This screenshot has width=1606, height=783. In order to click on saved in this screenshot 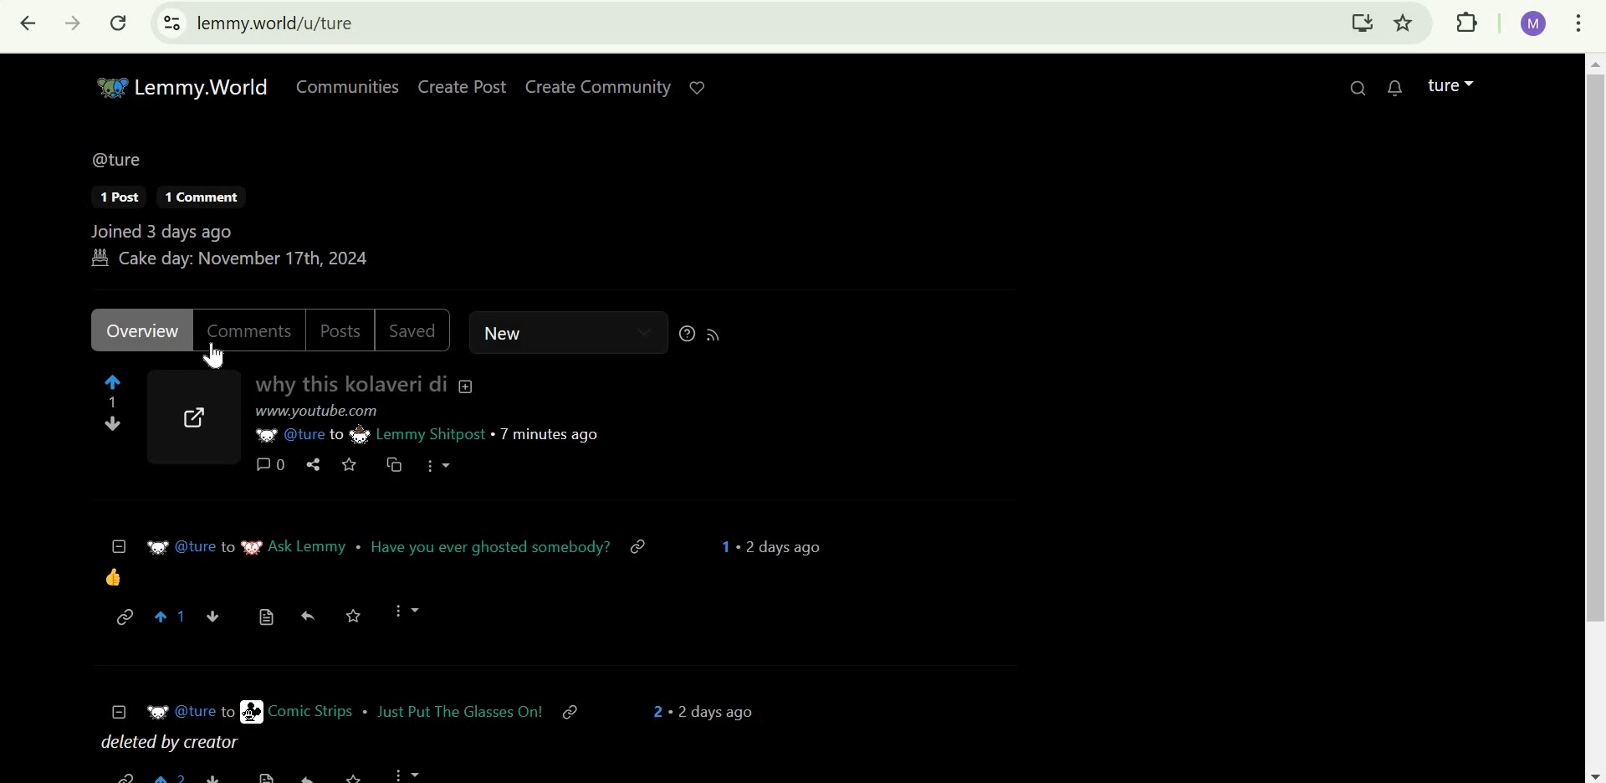, I will do `click(412, 331)`.